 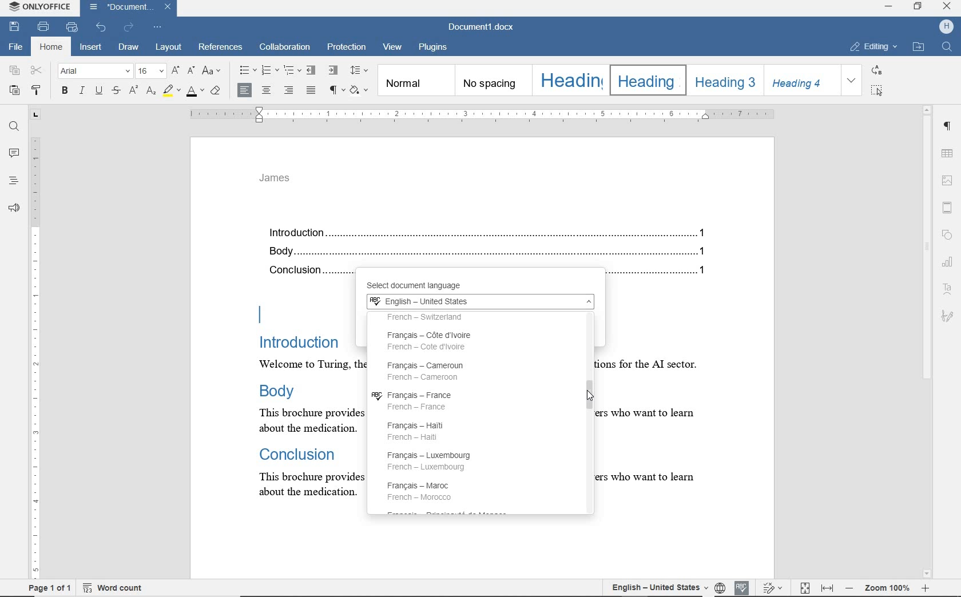 What do you see at coordinates (569, 80) in the screenshot?
I see `Heading 1` at bounding box center [569, 80].